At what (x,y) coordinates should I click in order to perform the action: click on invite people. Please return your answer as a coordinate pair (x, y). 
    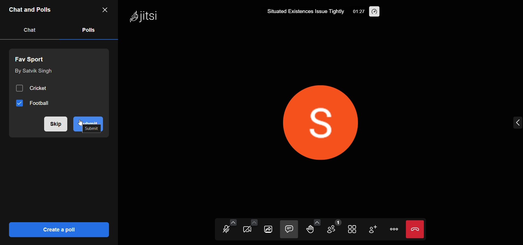
    Looking at the image, I should click on (374, 228).